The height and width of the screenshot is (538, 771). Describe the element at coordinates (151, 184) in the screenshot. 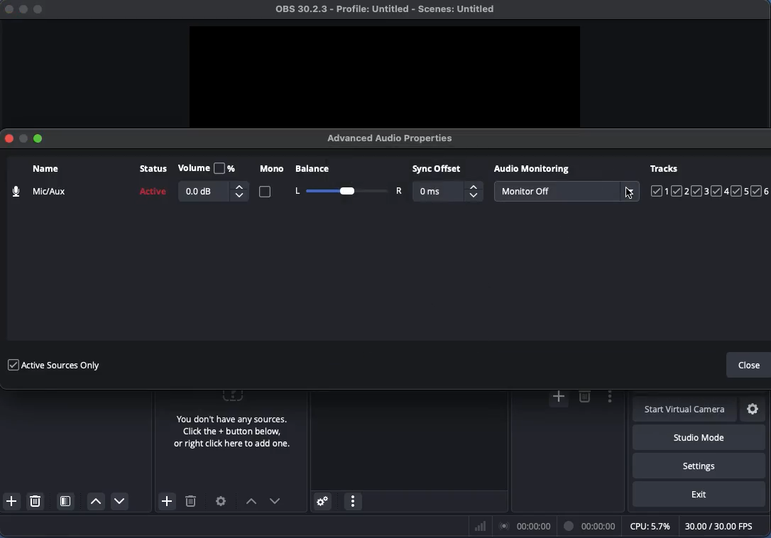

I see `Status` at that location.